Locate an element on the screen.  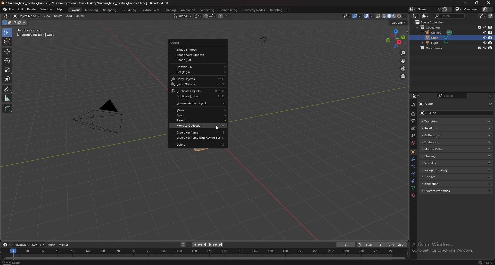
help is located at coordinates (59, 9).